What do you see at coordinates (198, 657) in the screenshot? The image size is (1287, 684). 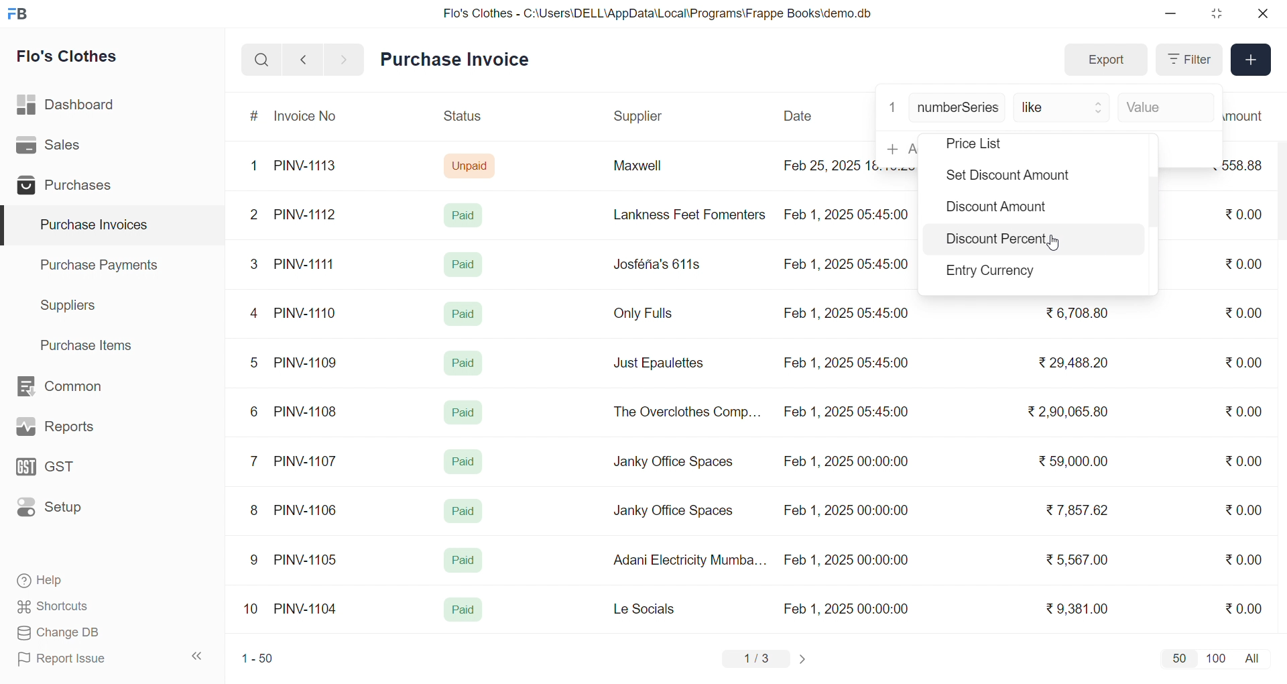 I see `collapse sidebar` at bounding box center [198, 657].